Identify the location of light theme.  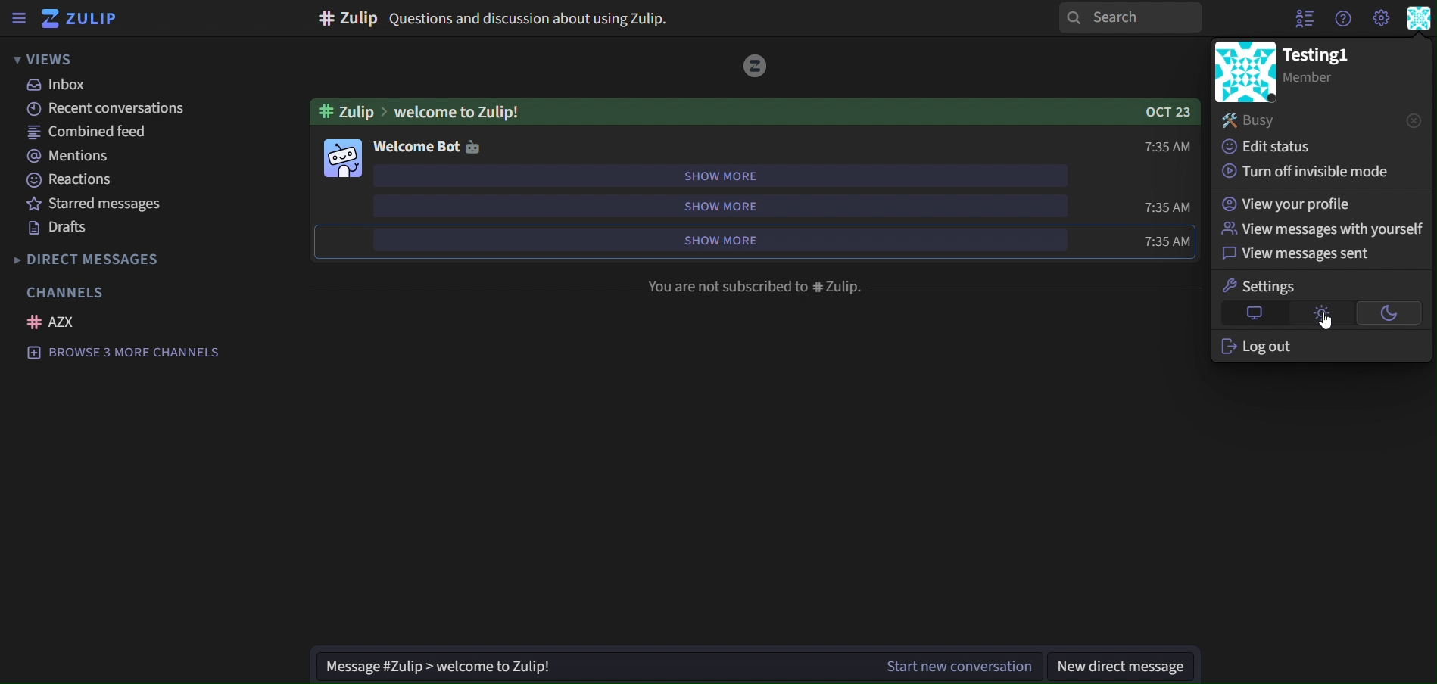
(1323, 314).